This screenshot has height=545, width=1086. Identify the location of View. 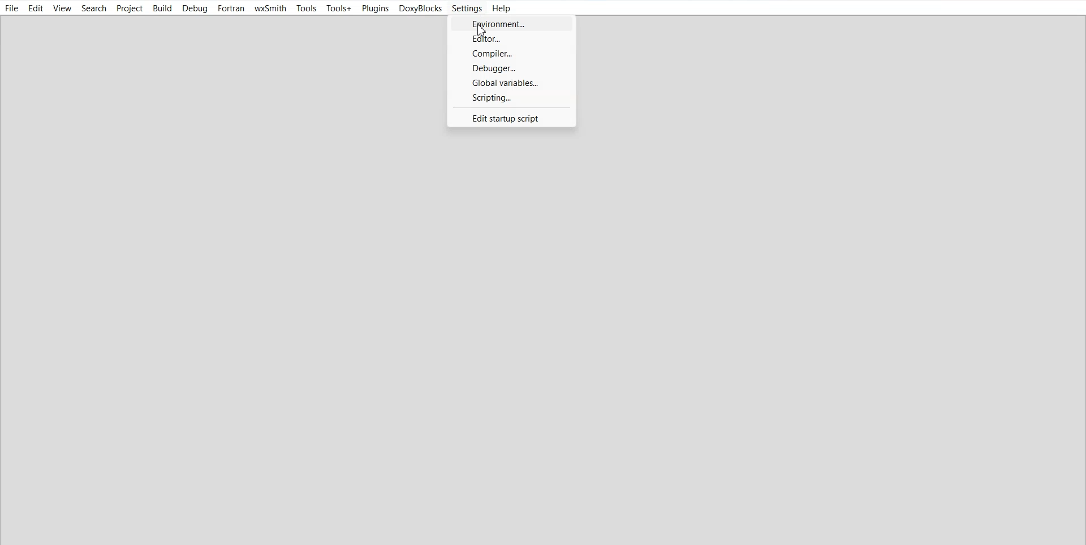
(62, 9).